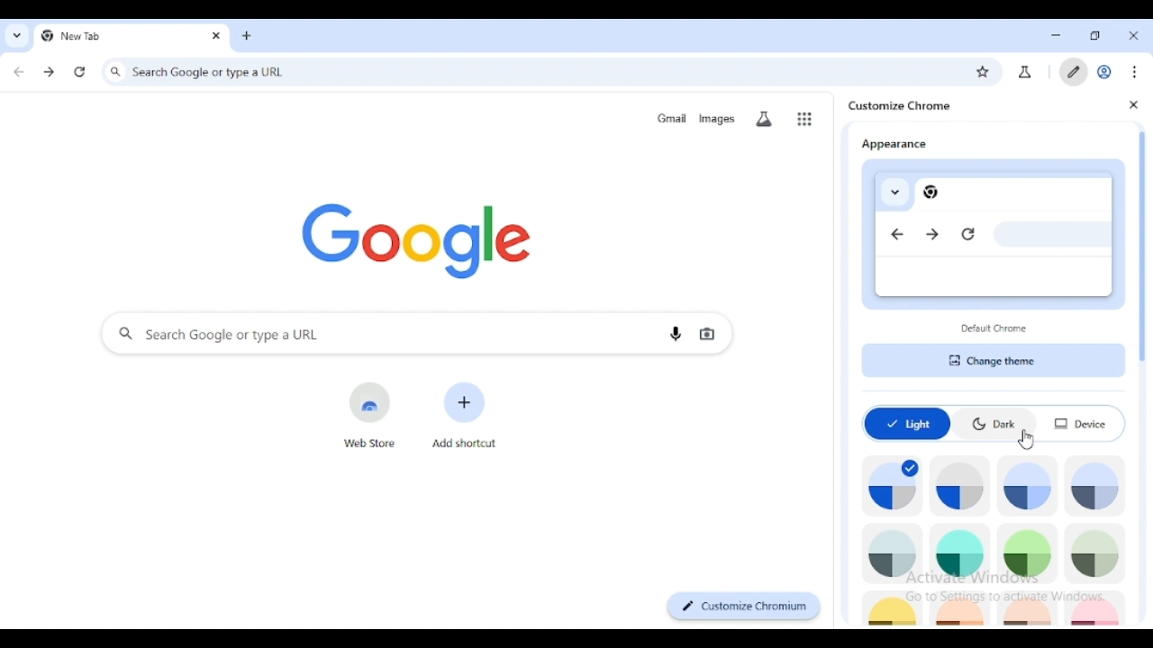  Describe the element at coordinates (1028, 610) in the screenshot. I see `apricot` at that location.